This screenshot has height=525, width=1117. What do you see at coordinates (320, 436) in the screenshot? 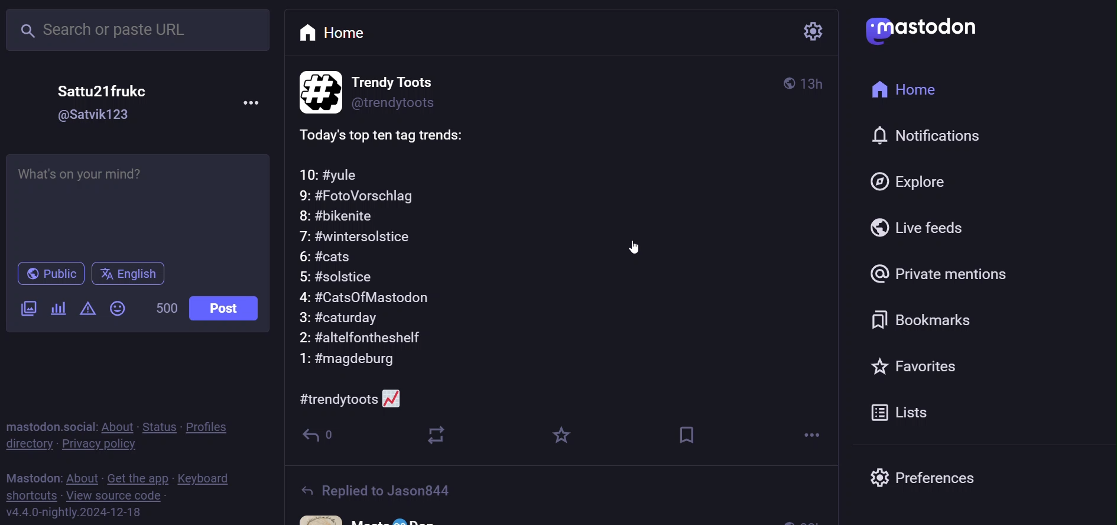
I see `reply` at bounding box center [320, 436].